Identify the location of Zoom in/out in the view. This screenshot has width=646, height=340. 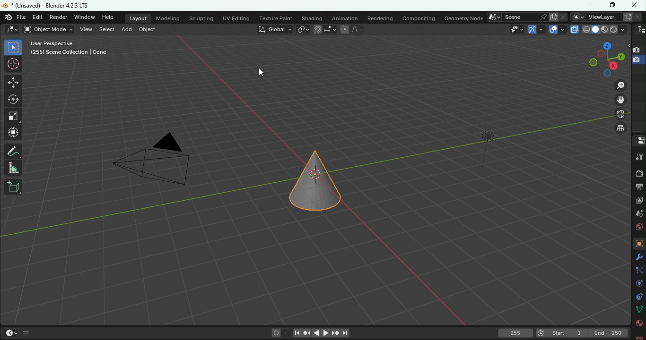
(621, 85).